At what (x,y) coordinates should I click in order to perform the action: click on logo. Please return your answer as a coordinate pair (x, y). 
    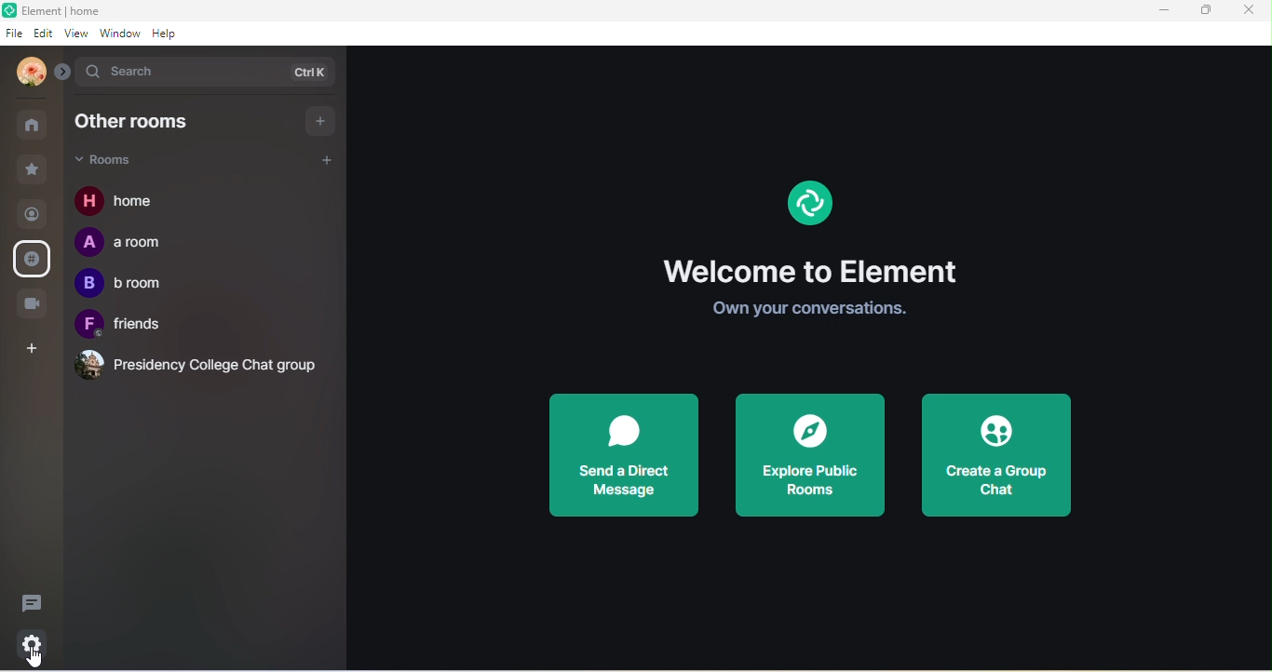
    Looking at the image, I should click on (9, 11).